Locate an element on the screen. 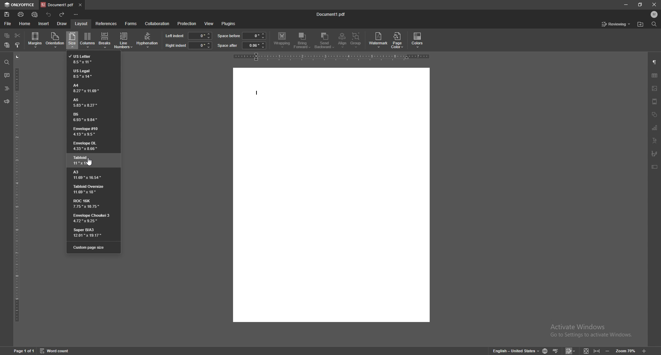 This screenshot has width=661, height=355. custom page size is located at coordinates (94, 247).